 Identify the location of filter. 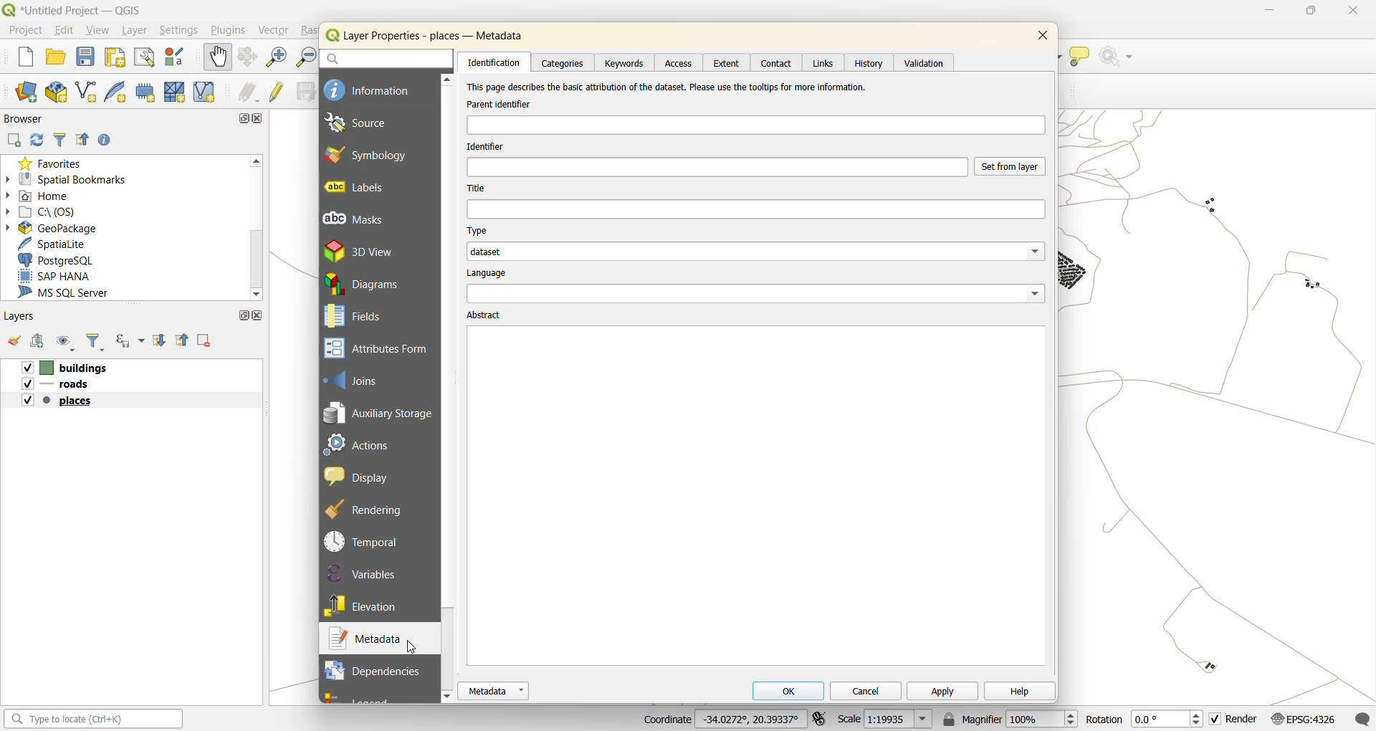
(62, 138).